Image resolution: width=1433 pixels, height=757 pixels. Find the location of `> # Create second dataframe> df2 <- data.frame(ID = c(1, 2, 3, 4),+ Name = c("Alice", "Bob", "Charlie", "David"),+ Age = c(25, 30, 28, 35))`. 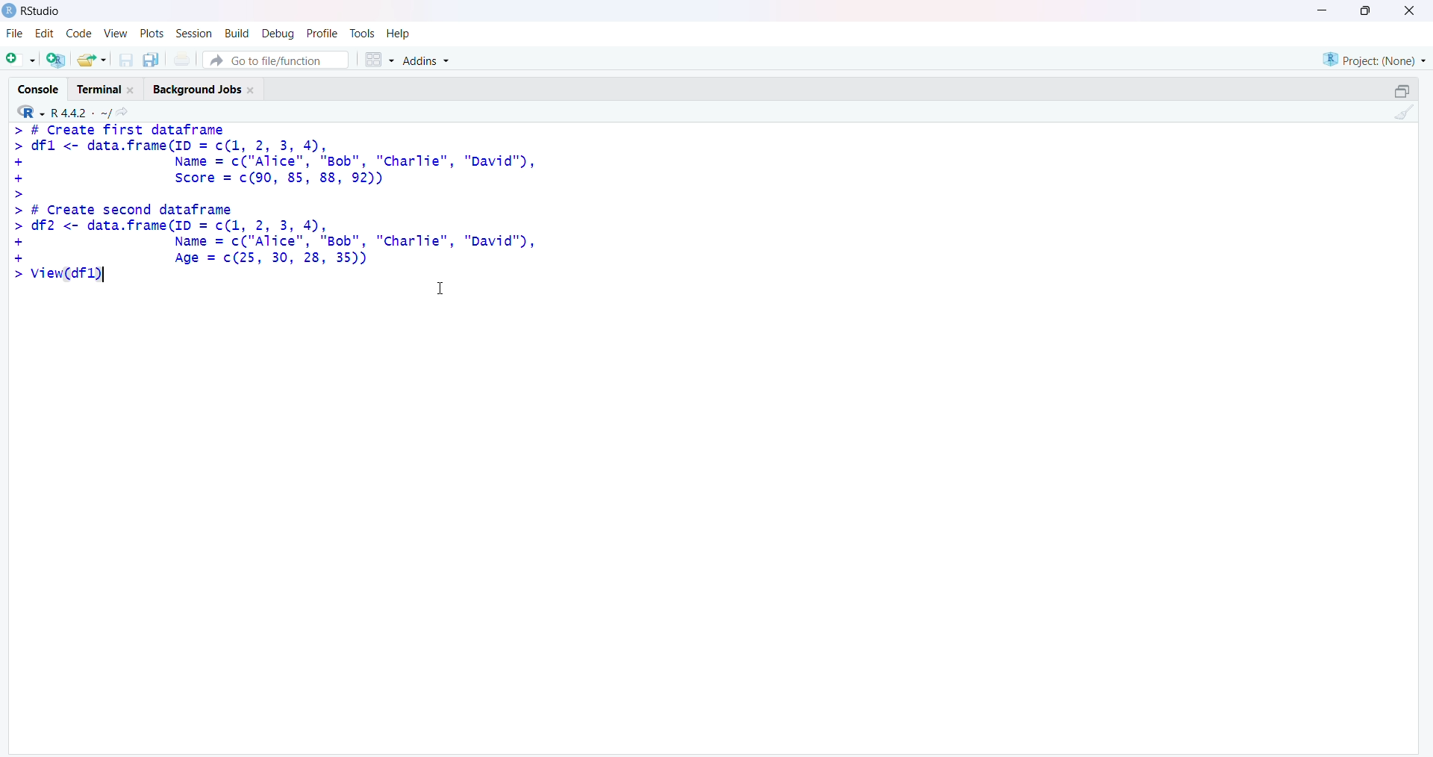

> # Create second dataframe> df2 <- data.frame(ID = c(1, 2, 3, 4),+ Name = c("Alice", "Bob", "Charlie", "David"),+ Age = c(25, 30, 28, 35)) is located at coordinates (277, 234).